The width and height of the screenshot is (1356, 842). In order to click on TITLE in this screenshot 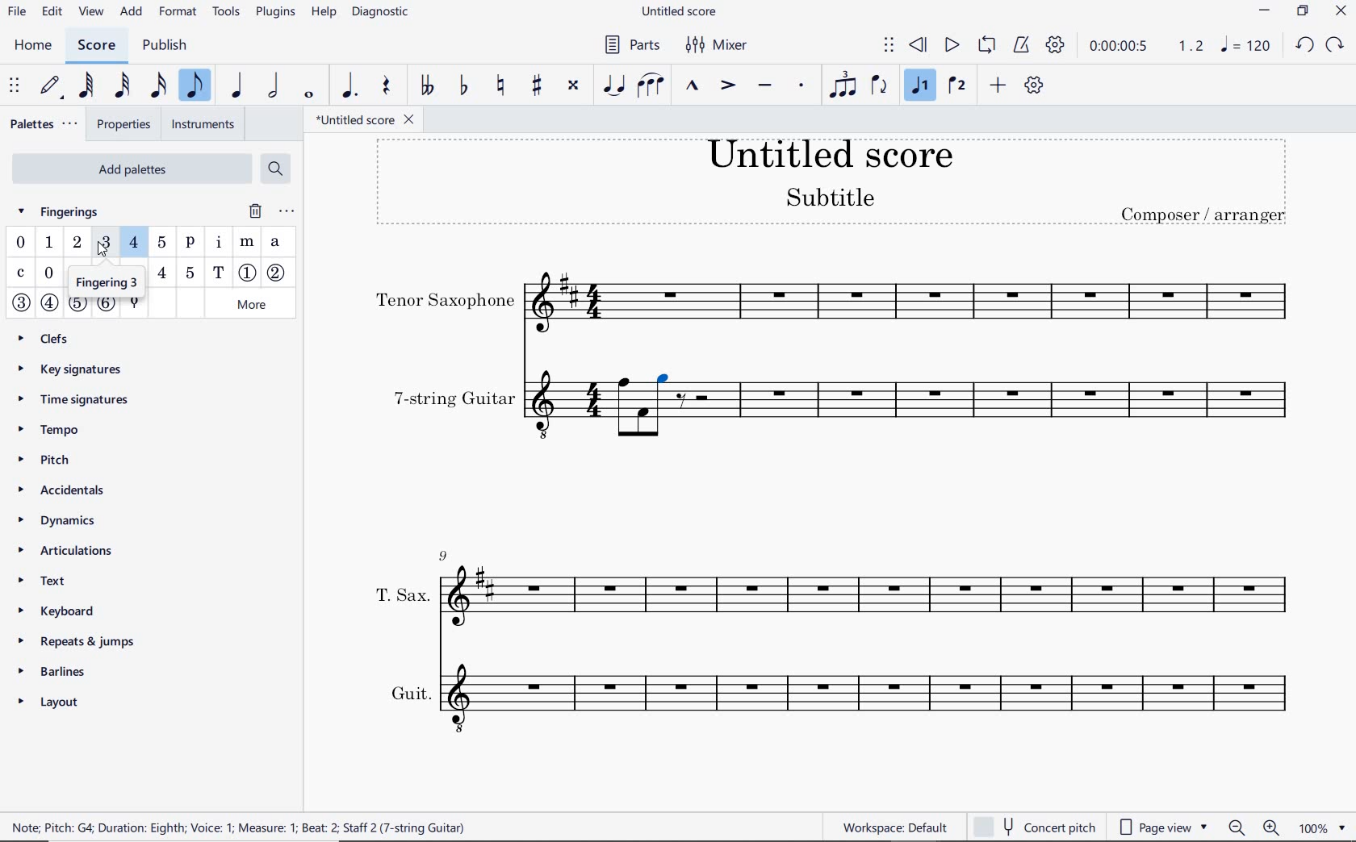, I will do `click(831, 183)`.